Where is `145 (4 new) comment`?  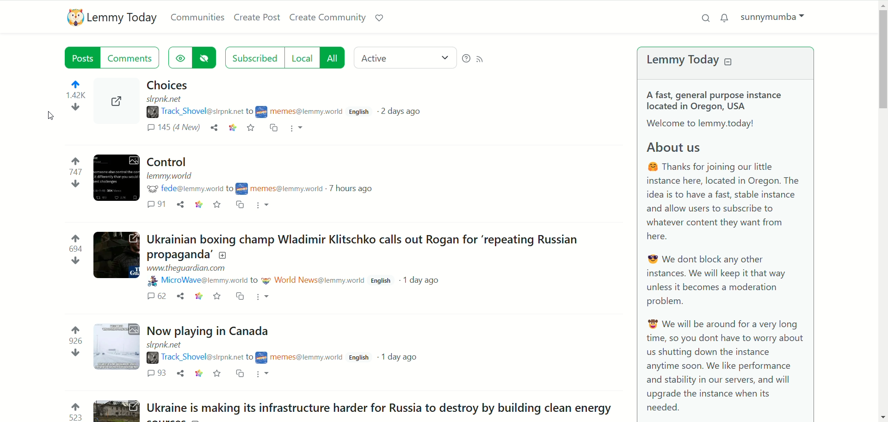
145 (4 new) comment is located at coordinates (173, 128).